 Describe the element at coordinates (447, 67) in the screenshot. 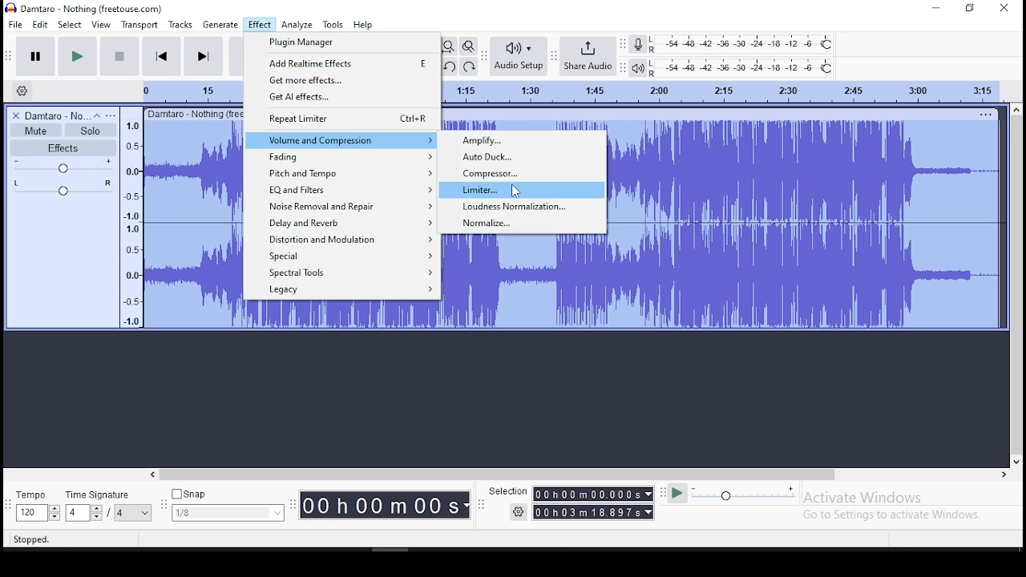

I see `undo` at that location.